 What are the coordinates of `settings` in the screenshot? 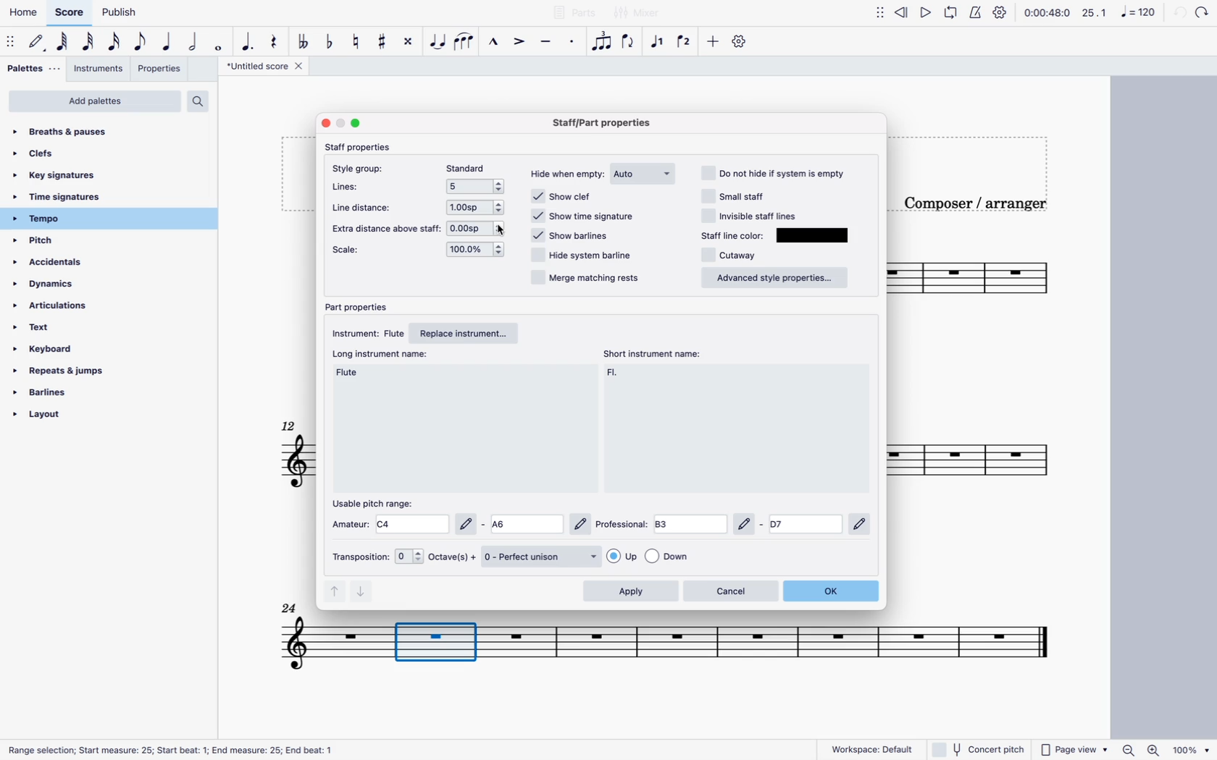 It's located at (1000, 14).